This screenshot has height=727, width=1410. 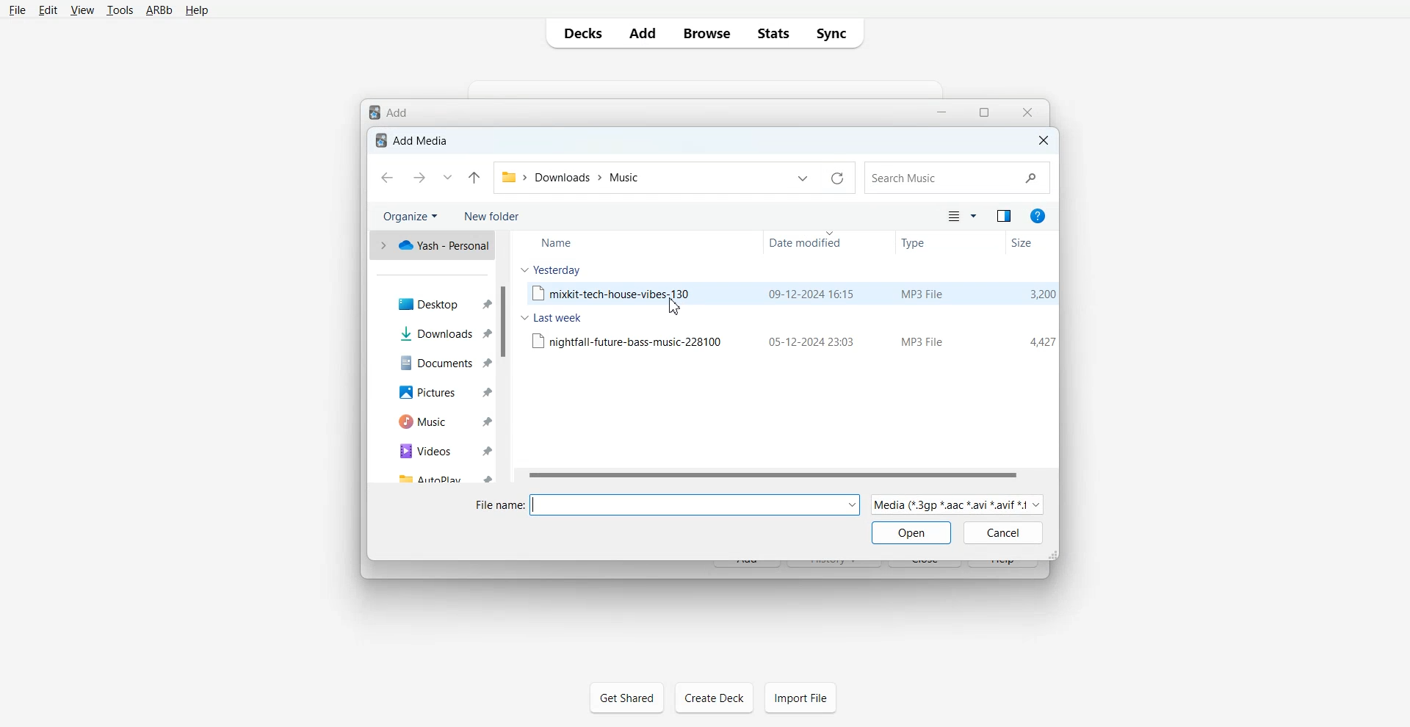 I want to click on Cancel, so click(x=1003, y=532).